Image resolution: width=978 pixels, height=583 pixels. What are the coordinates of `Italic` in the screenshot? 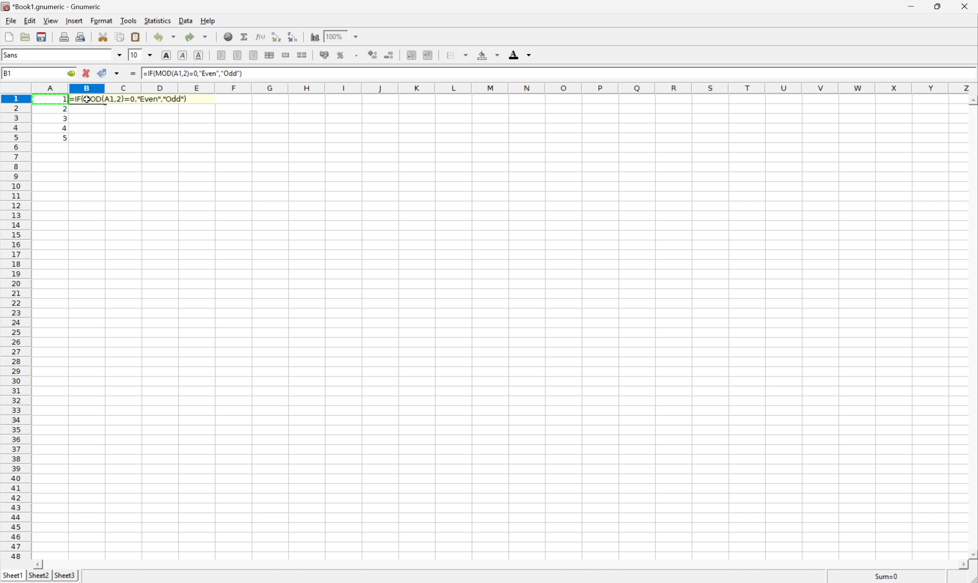 It's located at (181, 55).